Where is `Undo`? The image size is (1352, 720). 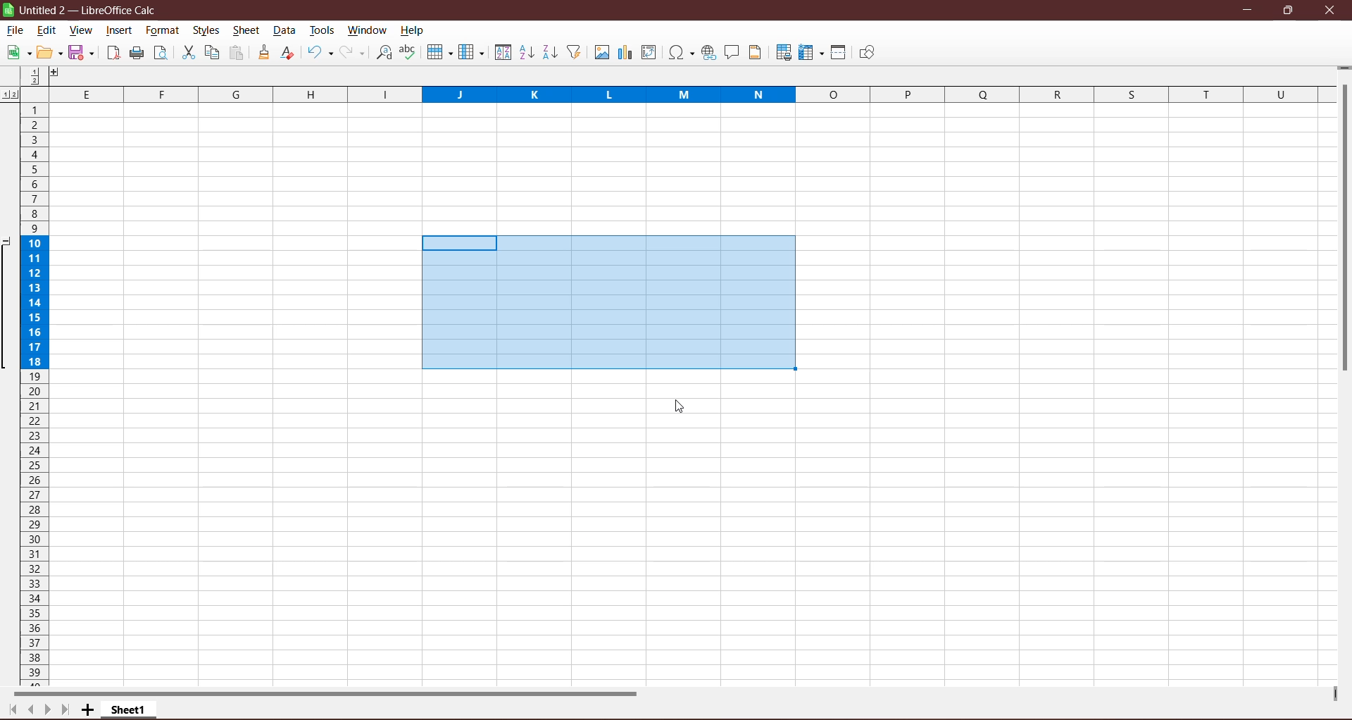
Undo is located at coordinates (320, 54).